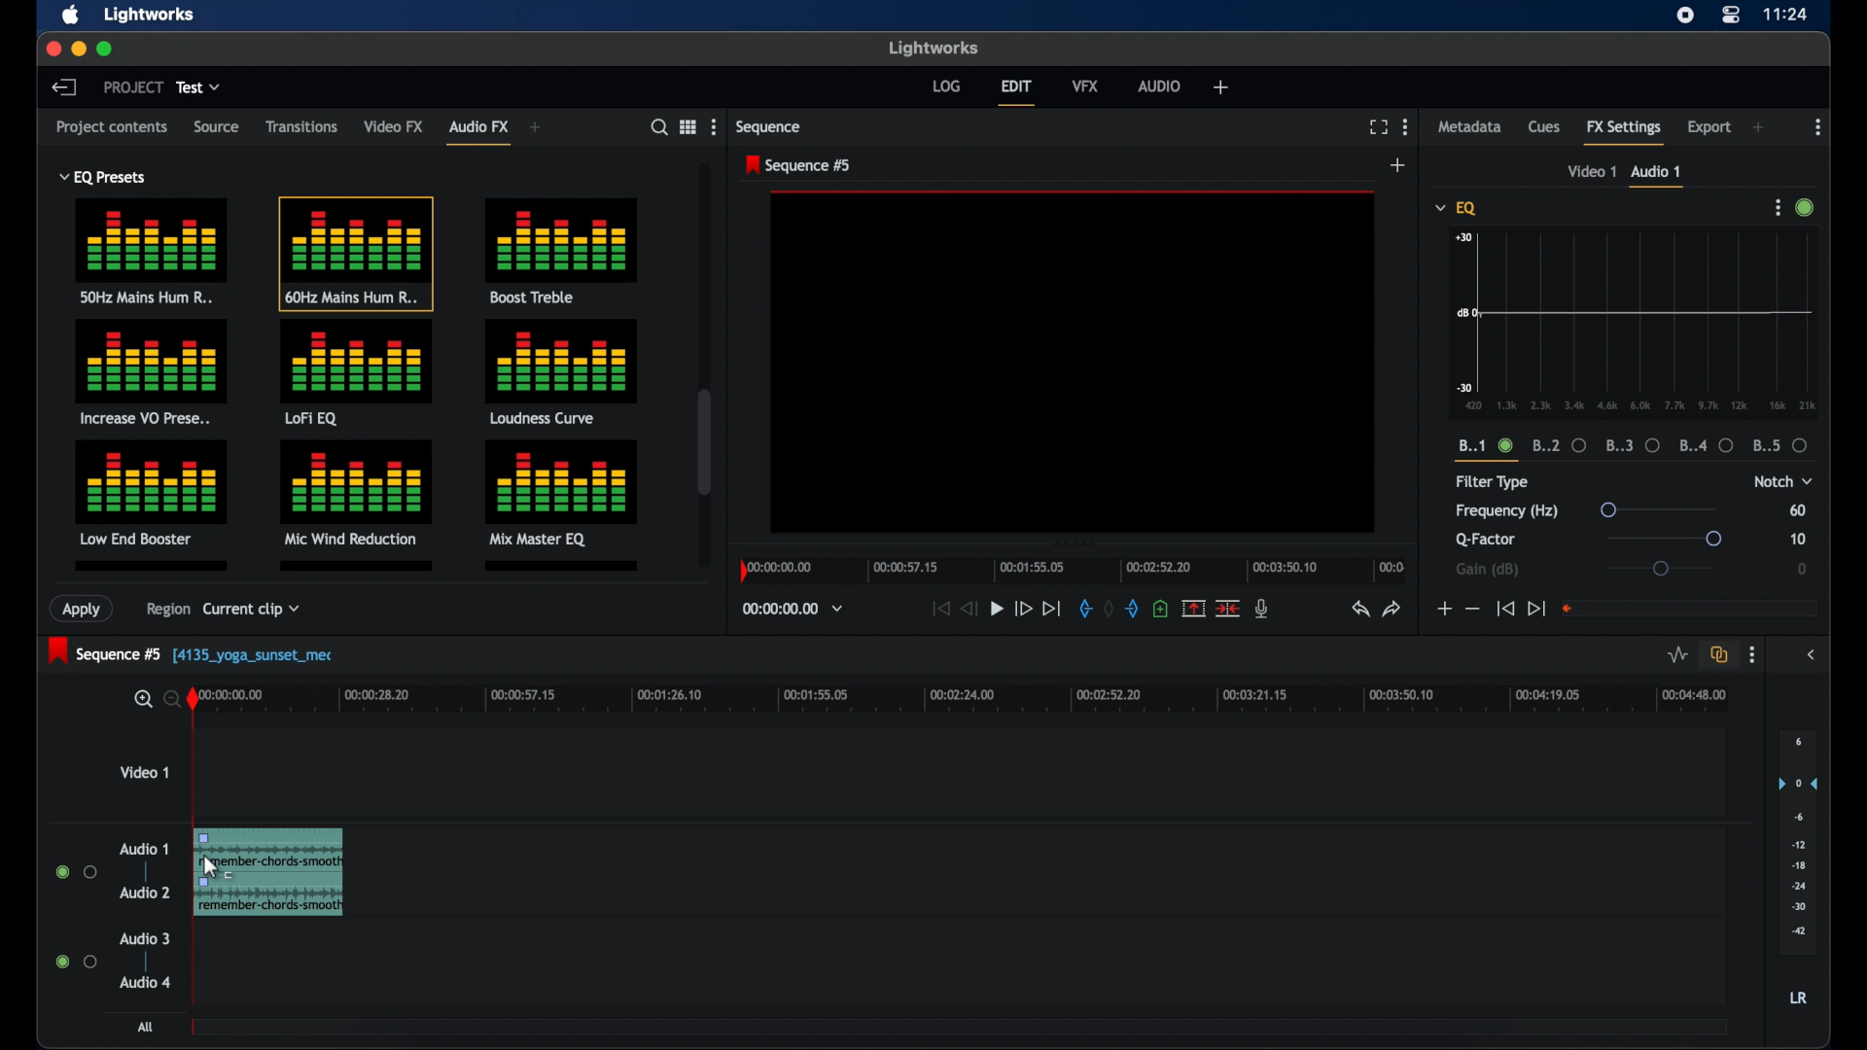 The height and width of the screenshot is (1050, 1867). I want to click on audio 1, so click(1657, 176).